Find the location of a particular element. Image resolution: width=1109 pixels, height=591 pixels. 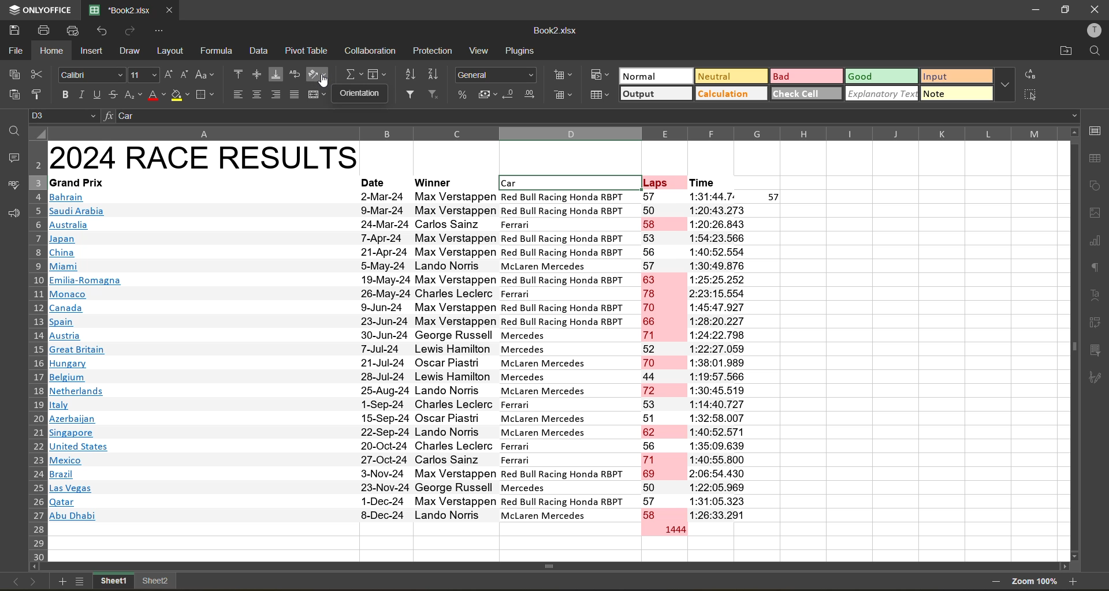

table is located at coordinates (1096, 159).